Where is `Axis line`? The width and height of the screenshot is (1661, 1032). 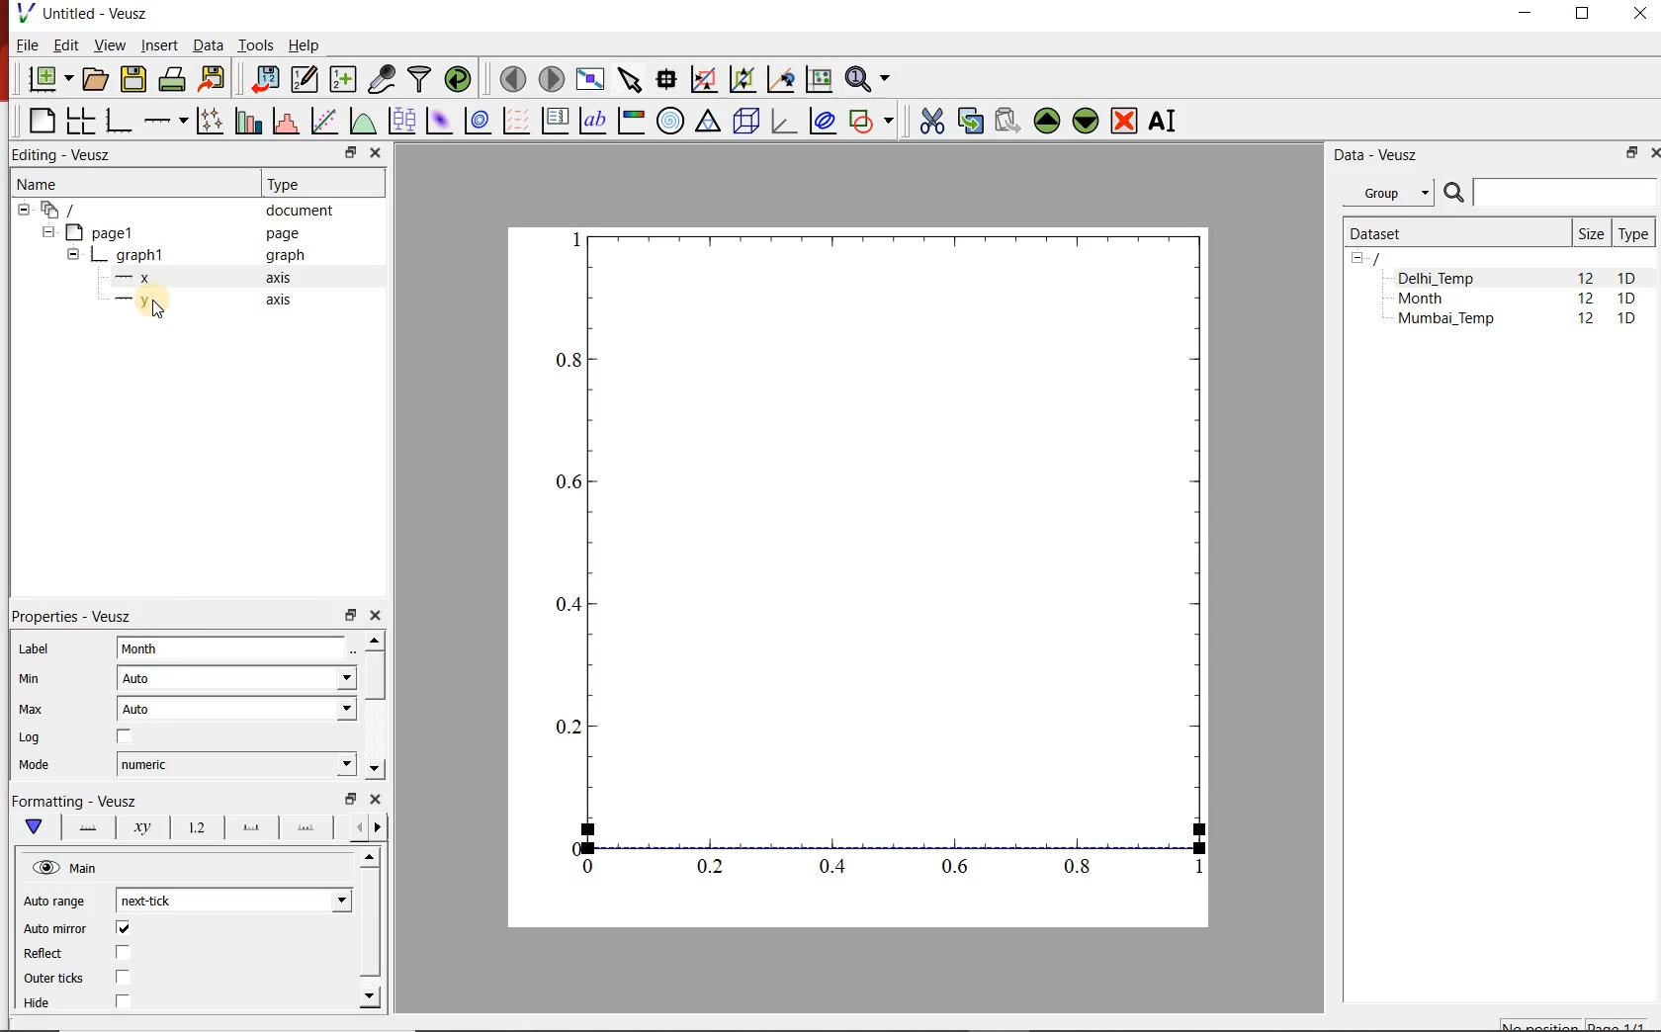
Axis line is located at coordinates (85, 827).